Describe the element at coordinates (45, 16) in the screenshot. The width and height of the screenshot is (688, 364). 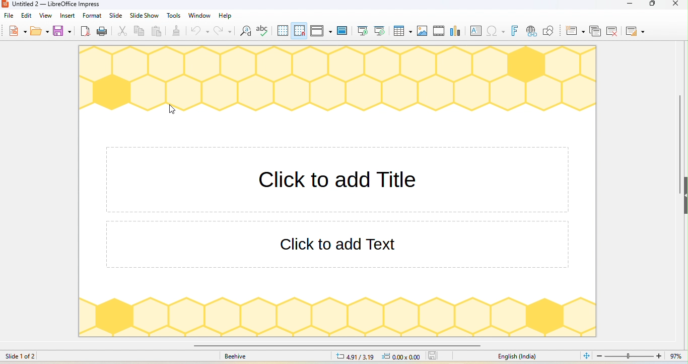
I see `view` at that location.